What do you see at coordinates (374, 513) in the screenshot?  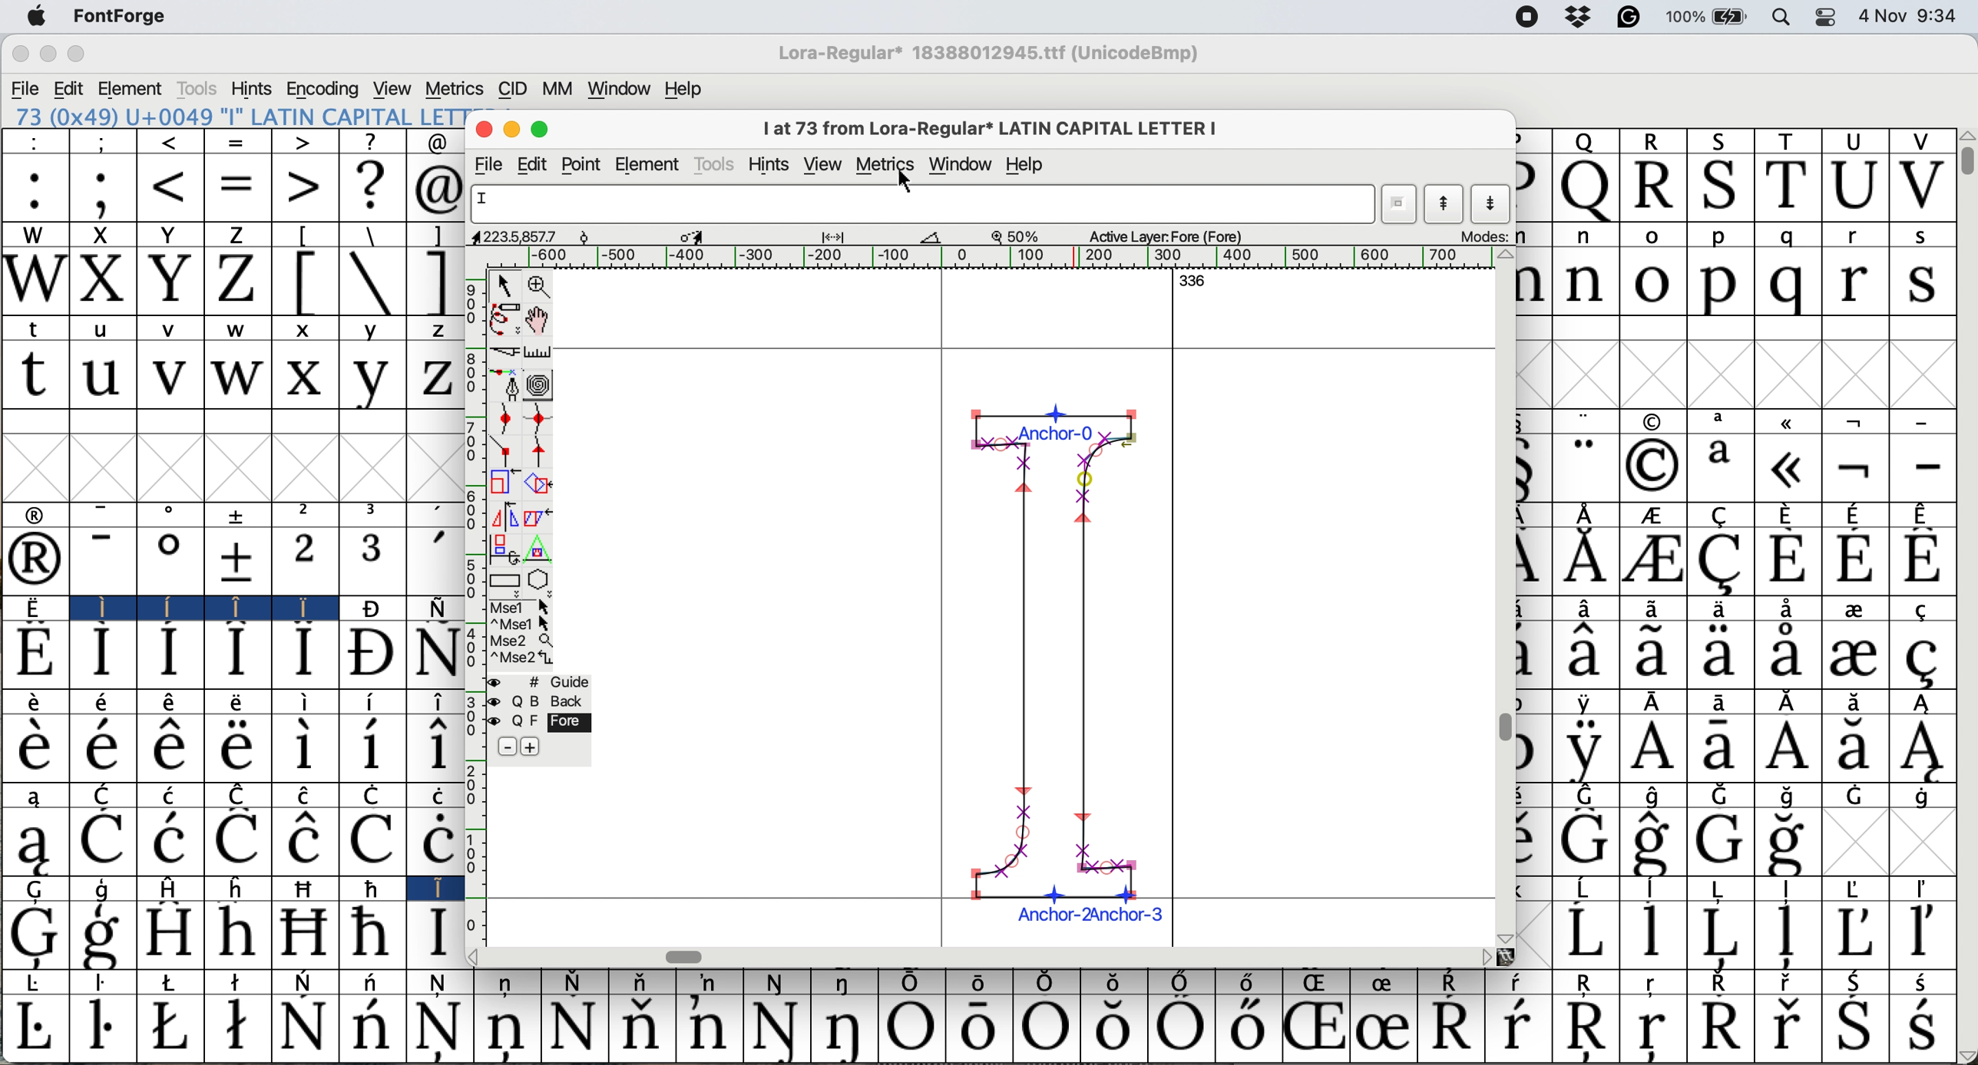 I see `3` at bounding box center [374, 513].